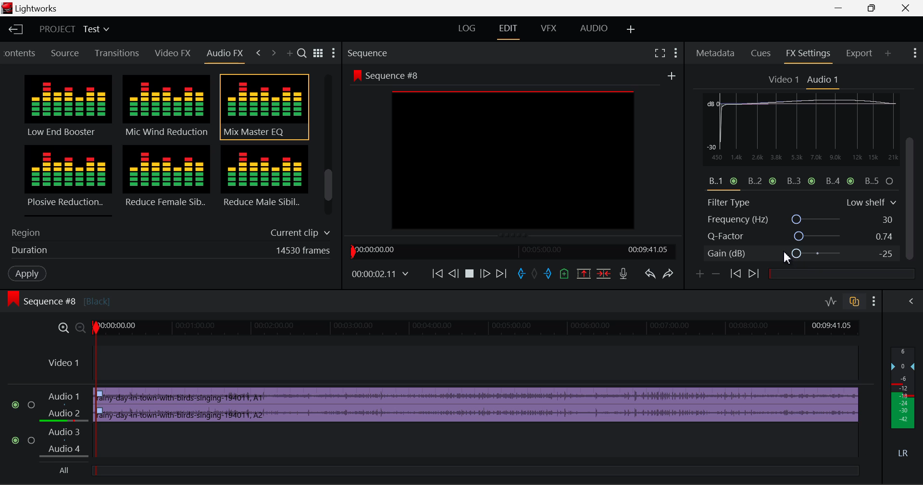 This screenshot has width=923, height=485. Describe the element at coordinates (761, 54) in the screenshot. I see `Cues` at that location.